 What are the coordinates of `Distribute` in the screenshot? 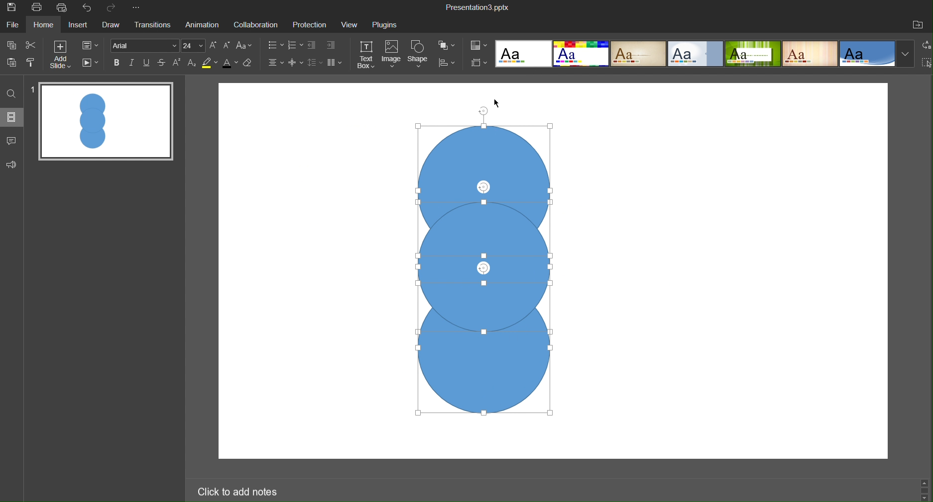 It's located at (450, 64).